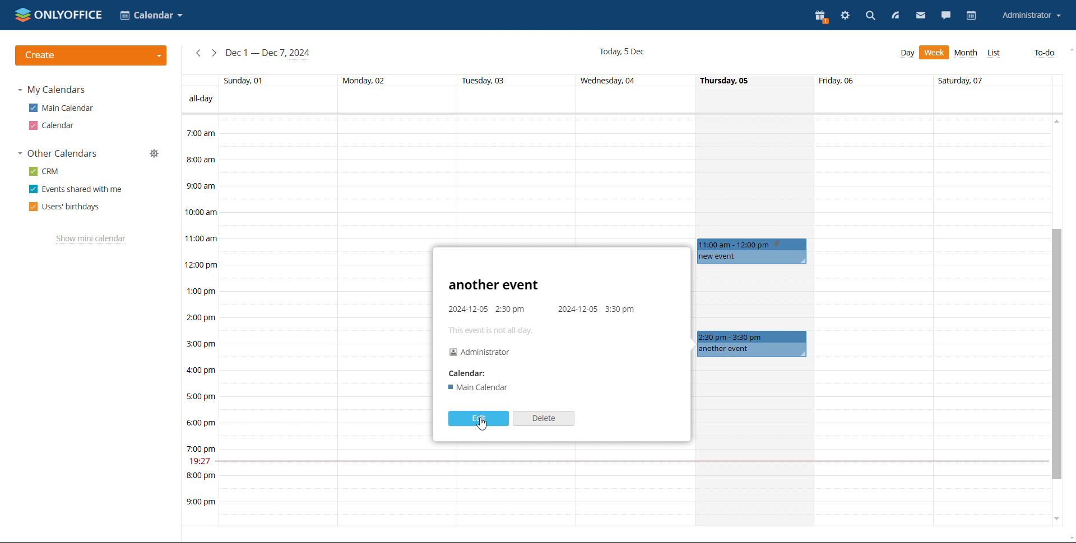  What do you see at coordinates (197, 52) in the screenshot?
I see `previous week` at bounding box center [197, 52].